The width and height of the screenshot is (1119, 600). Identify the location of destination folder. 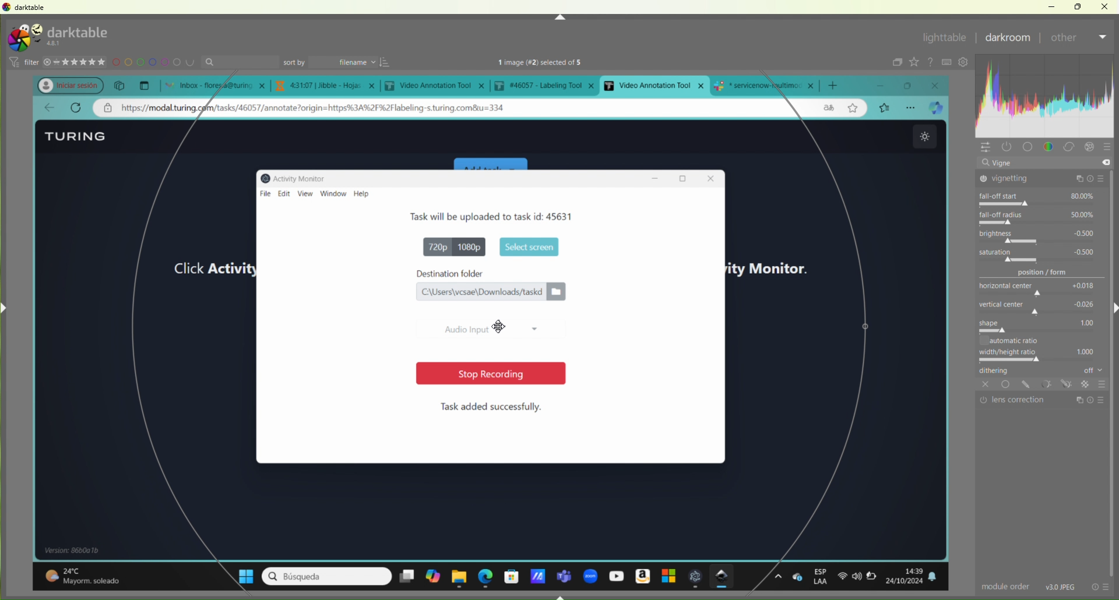
(491, 273).